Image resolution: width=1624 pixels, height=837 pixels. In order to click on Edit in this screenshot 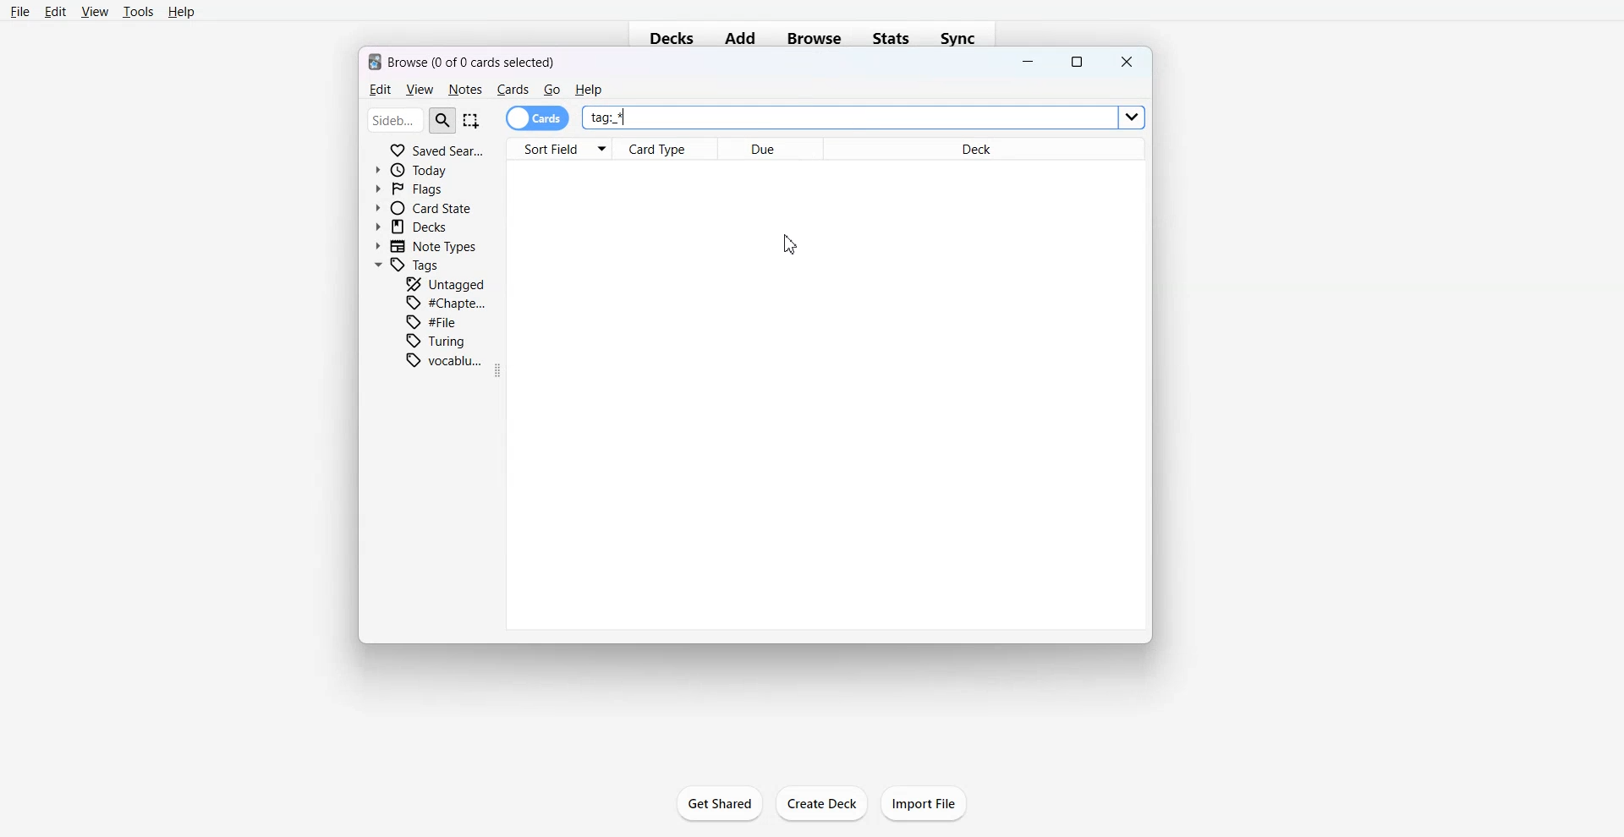, I will do `click(378, 90)`.